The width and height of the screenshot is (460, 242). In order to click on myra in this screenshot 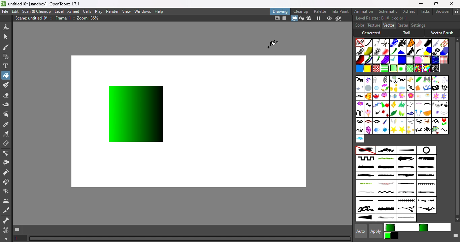, I will do `click(410, 113)`.